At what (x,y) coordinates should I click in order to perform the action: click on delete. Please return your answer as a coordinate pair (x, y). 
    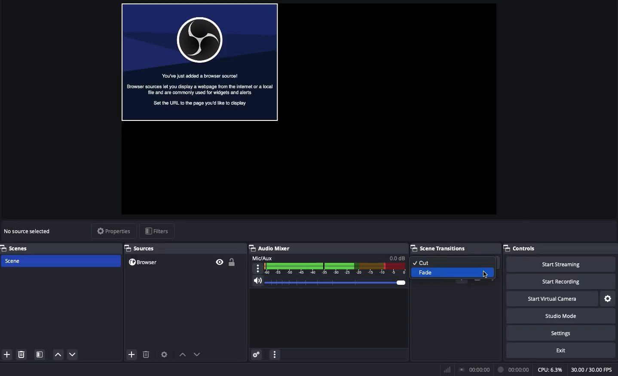
    Looking at the image, I should click on (149, 355).